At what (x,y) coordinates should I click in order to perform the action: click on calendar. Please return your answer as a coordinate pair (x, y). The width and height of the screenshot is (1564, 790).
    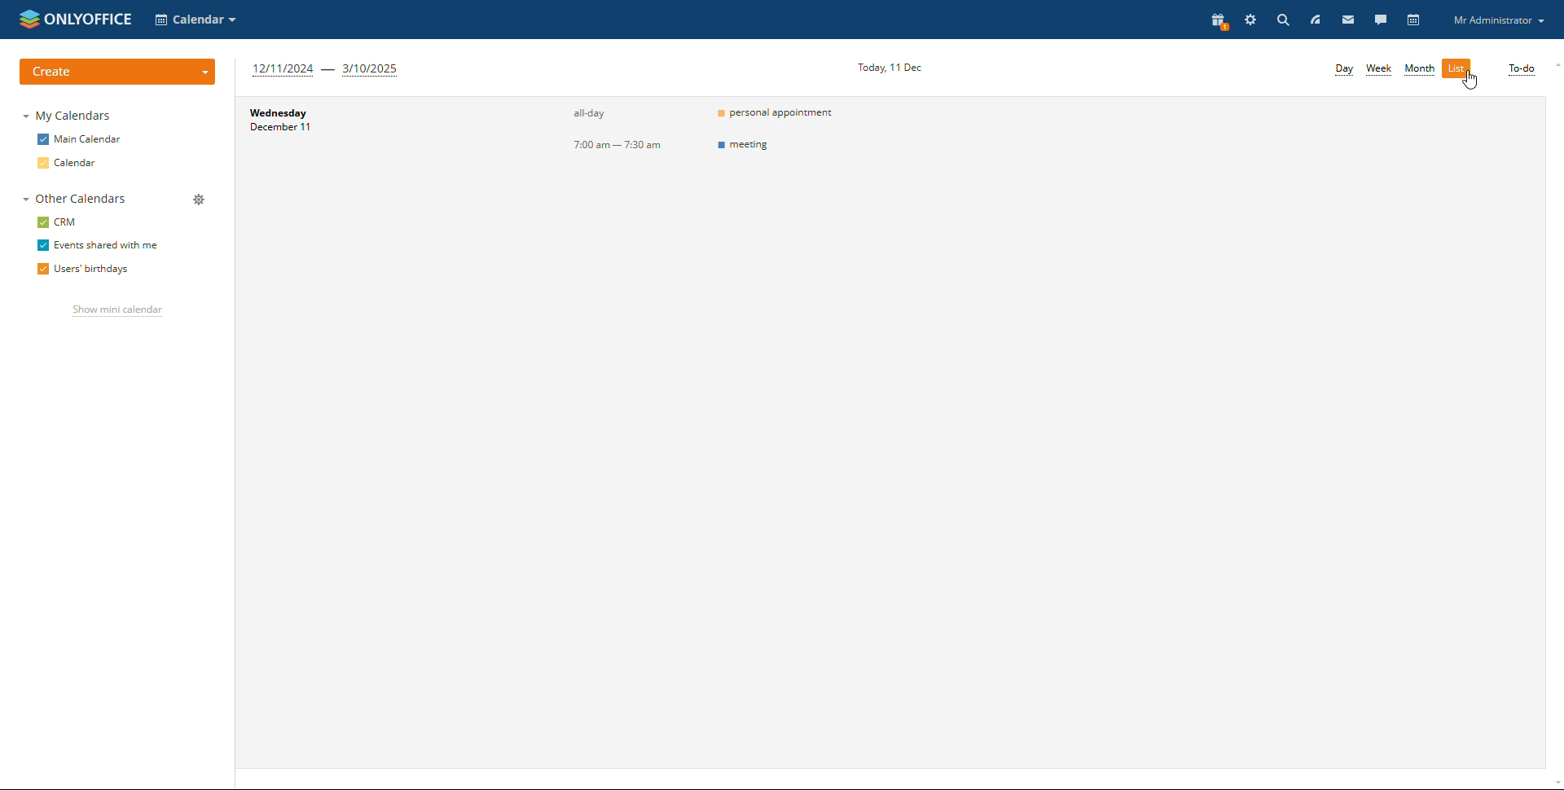
    Looking at the image, I should click on (69, 163).